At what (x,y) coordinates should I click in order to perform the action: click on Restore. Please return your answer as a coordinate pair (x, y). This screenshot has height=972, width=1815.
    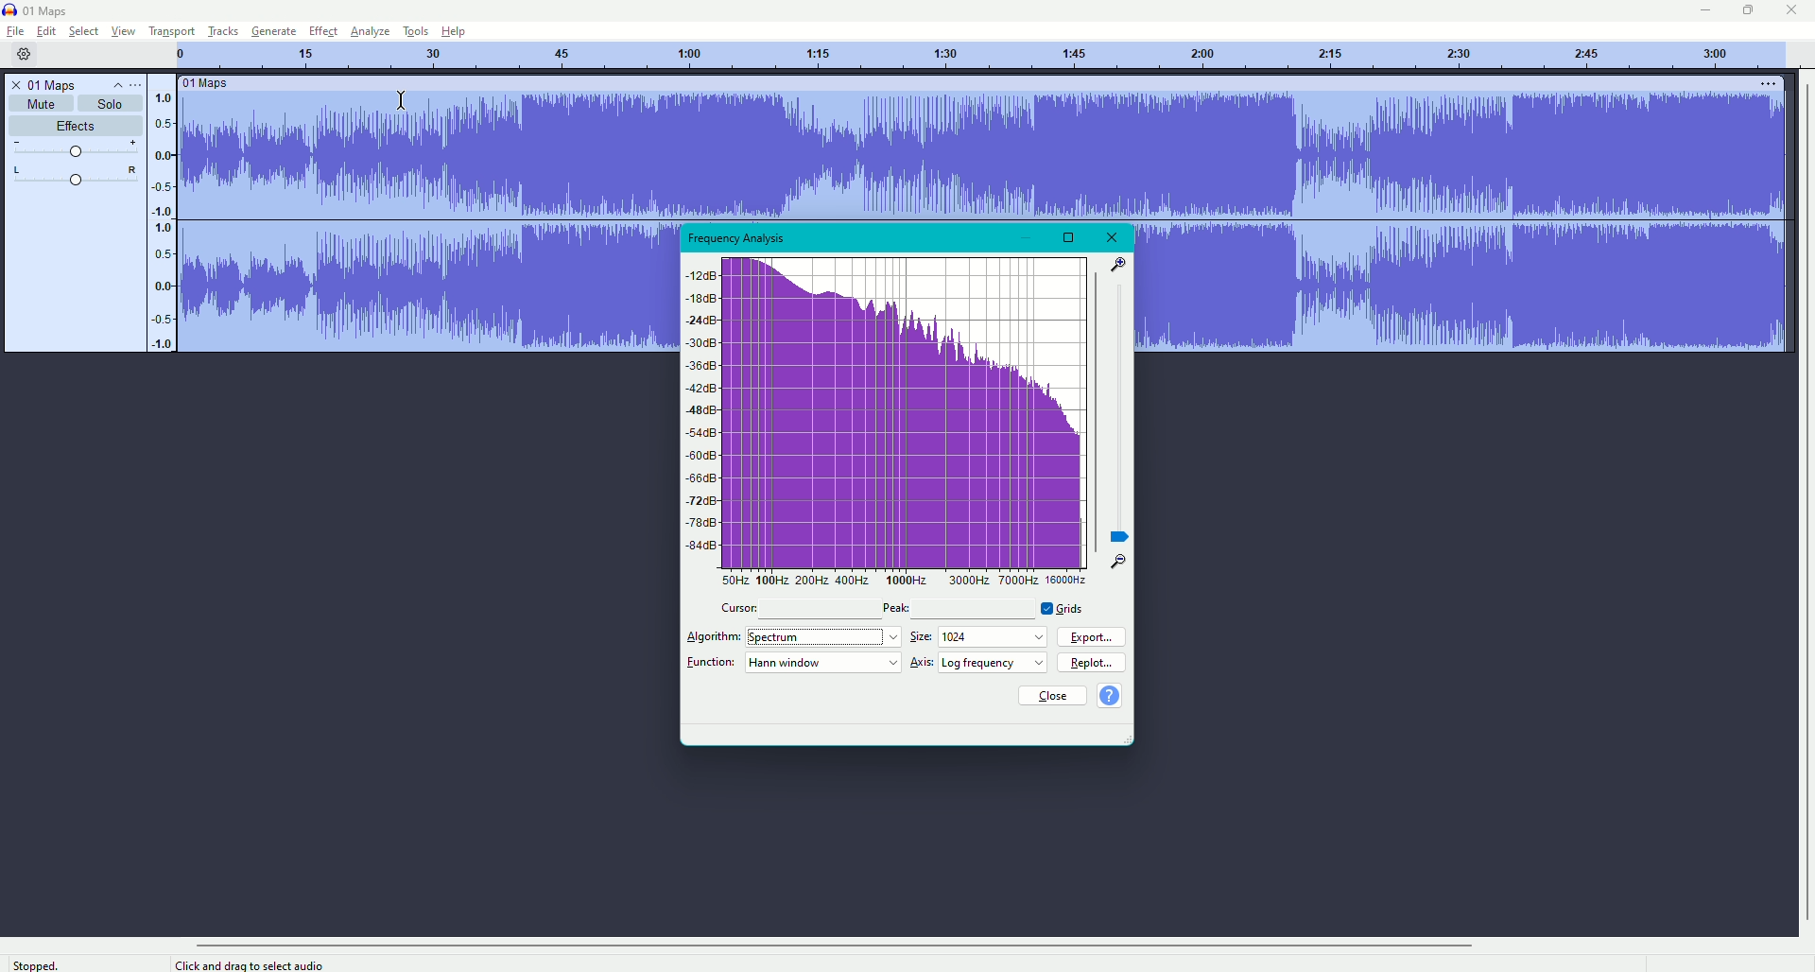
    Looking at the image, I should click on (1743, 10).